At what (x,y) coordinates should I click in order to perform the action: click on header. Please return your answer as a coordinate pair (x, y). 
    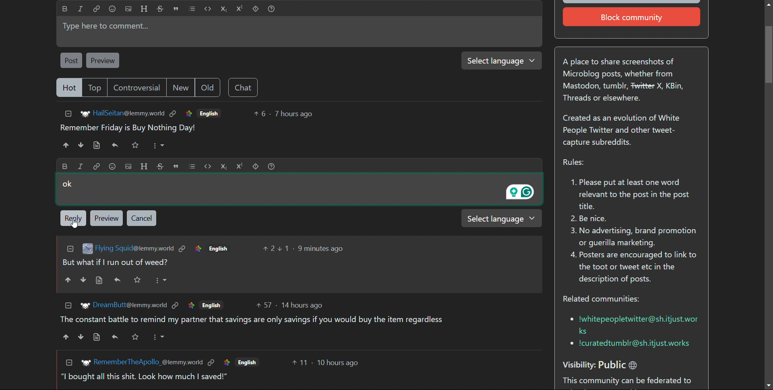
    Looking at the image, I should click on (143, 165).